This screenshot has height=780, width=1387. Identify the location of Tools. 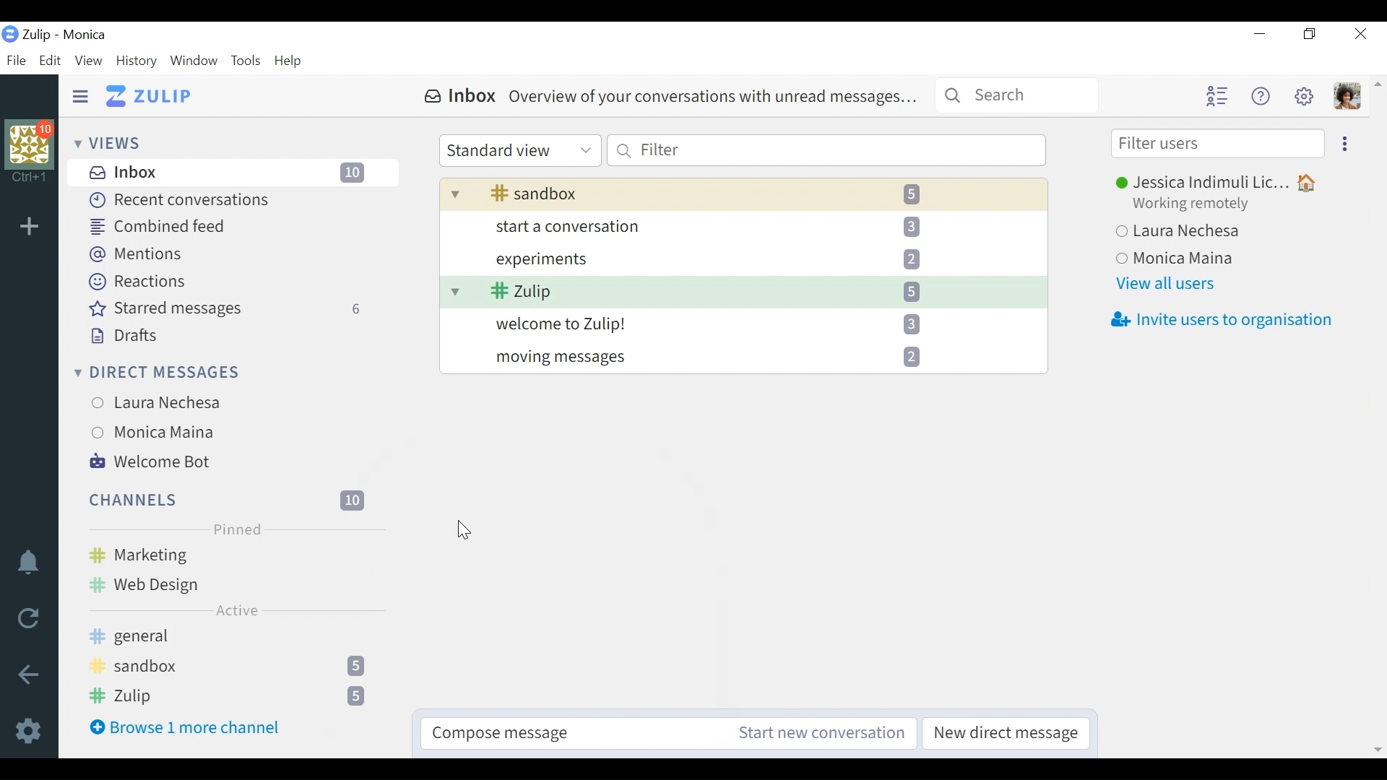
(246, 61).